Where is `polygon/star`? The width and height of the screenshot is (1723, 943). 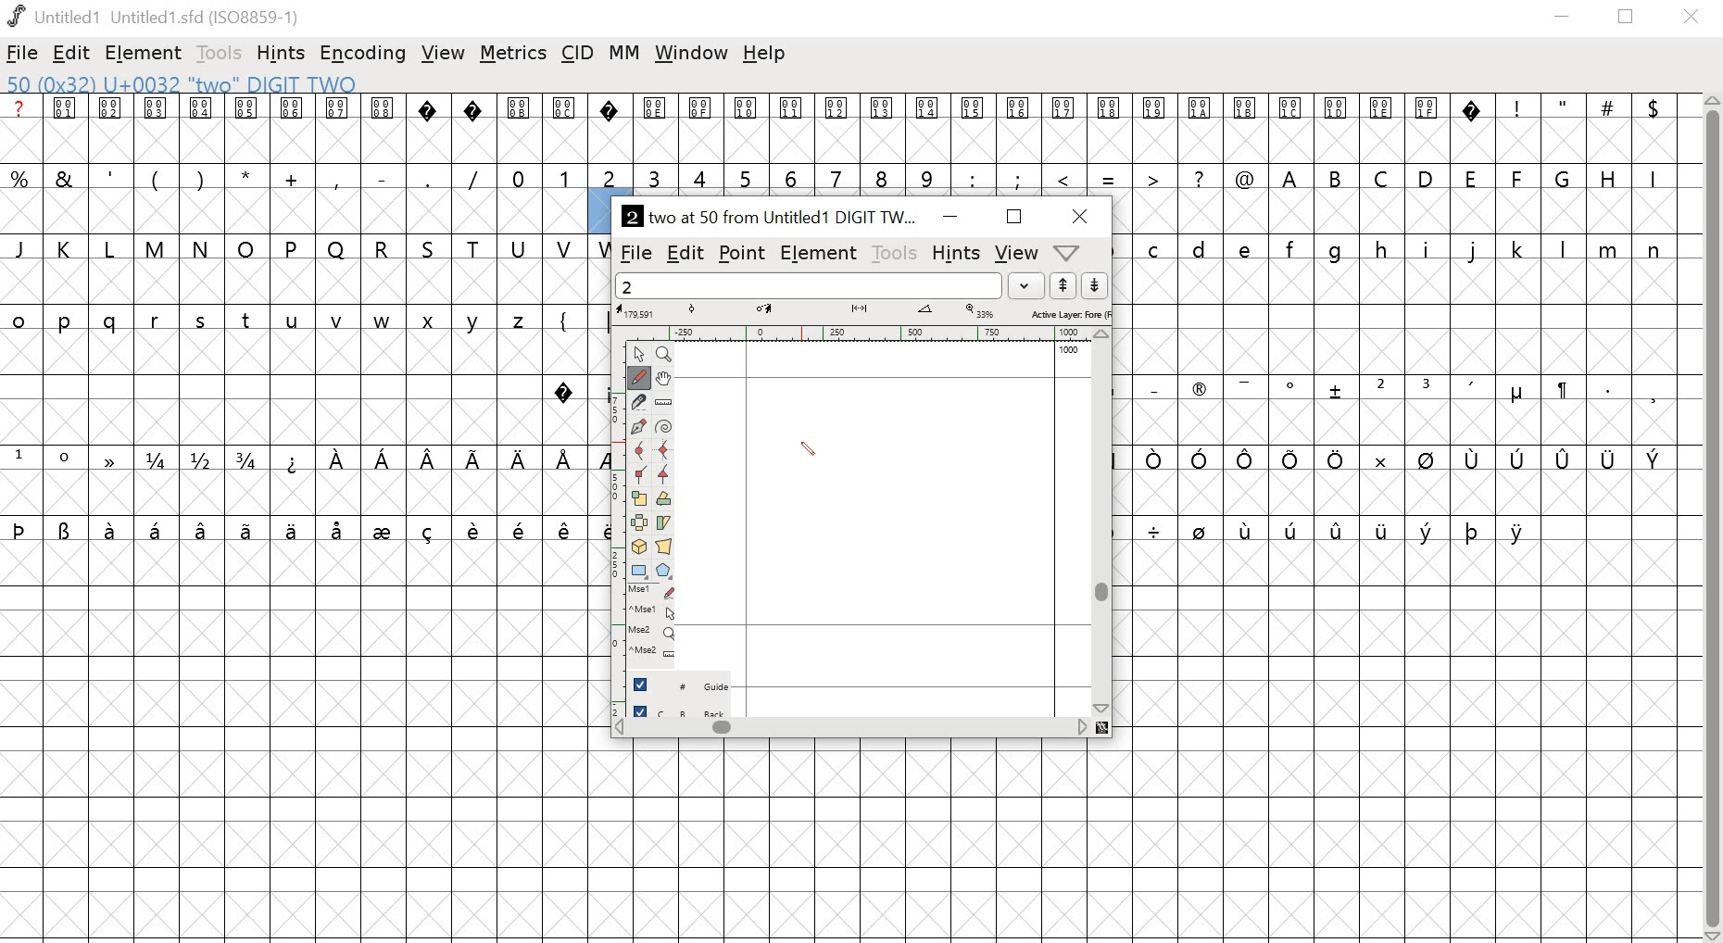 polygon/star is located at coordinates (666, 572).